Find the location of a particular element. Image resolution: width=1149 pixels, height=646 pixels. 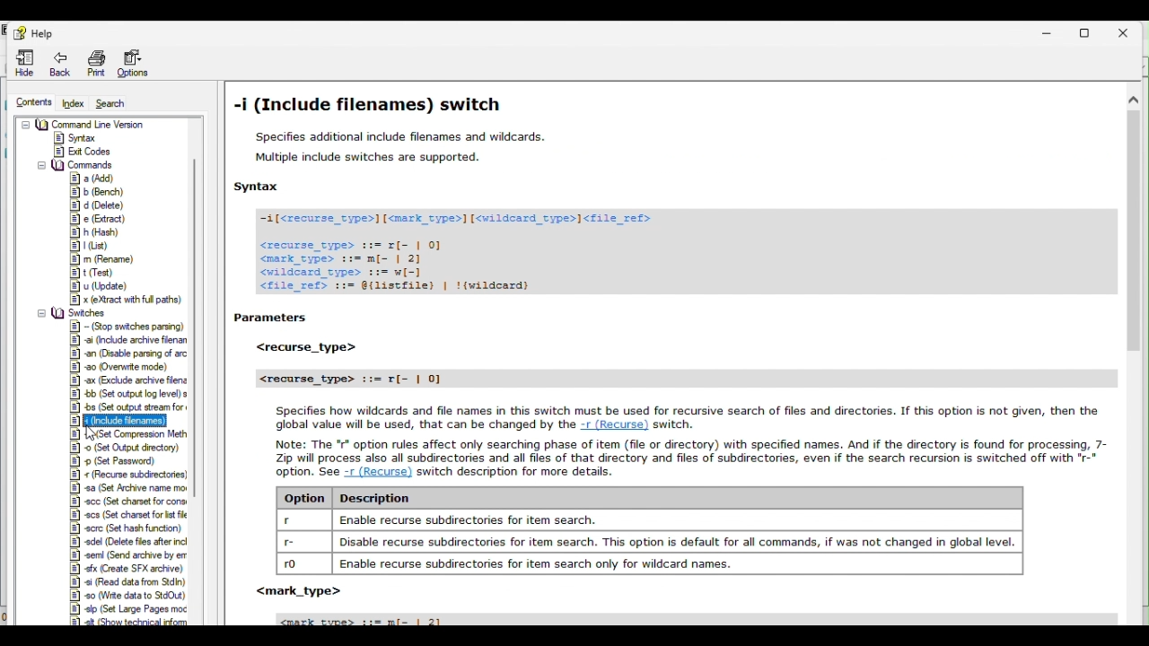

Cursor is located at coordinates (95, 433).